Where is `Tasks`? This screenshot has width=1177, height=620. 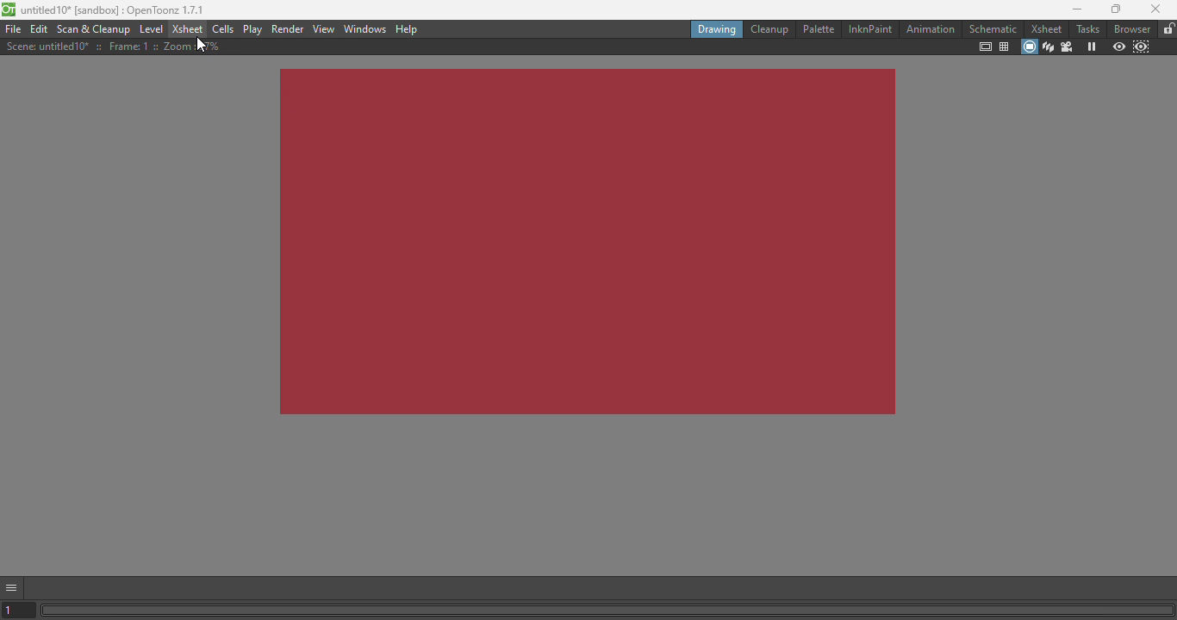 Tasks is located at coordinates (1084, 28).